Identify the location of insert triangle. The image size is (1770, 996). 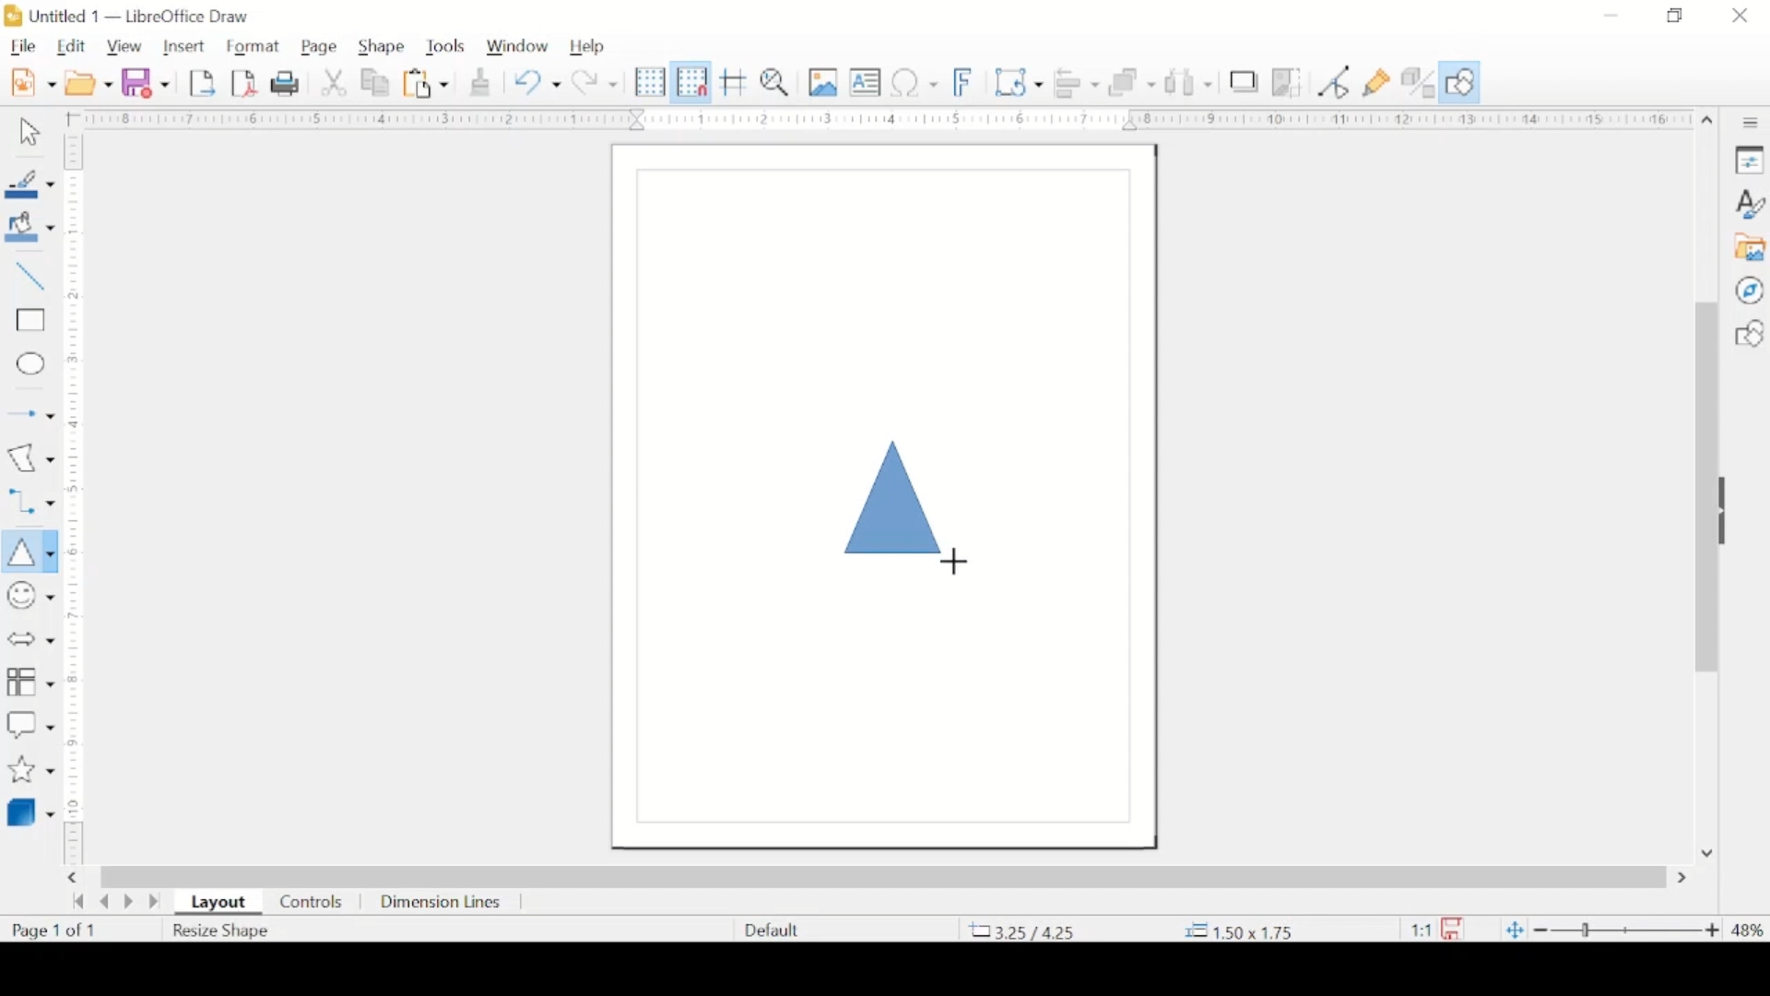
(27, 550).